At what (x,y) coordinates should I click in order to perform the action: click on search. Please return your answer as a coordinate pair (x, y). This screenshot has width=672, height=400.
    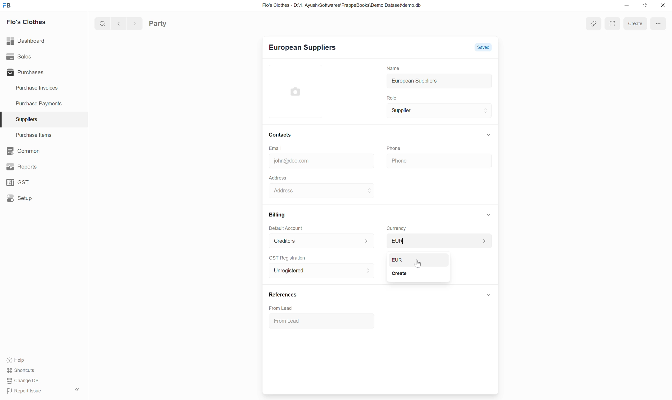
    Looking at the image, I should click on (100, 23).